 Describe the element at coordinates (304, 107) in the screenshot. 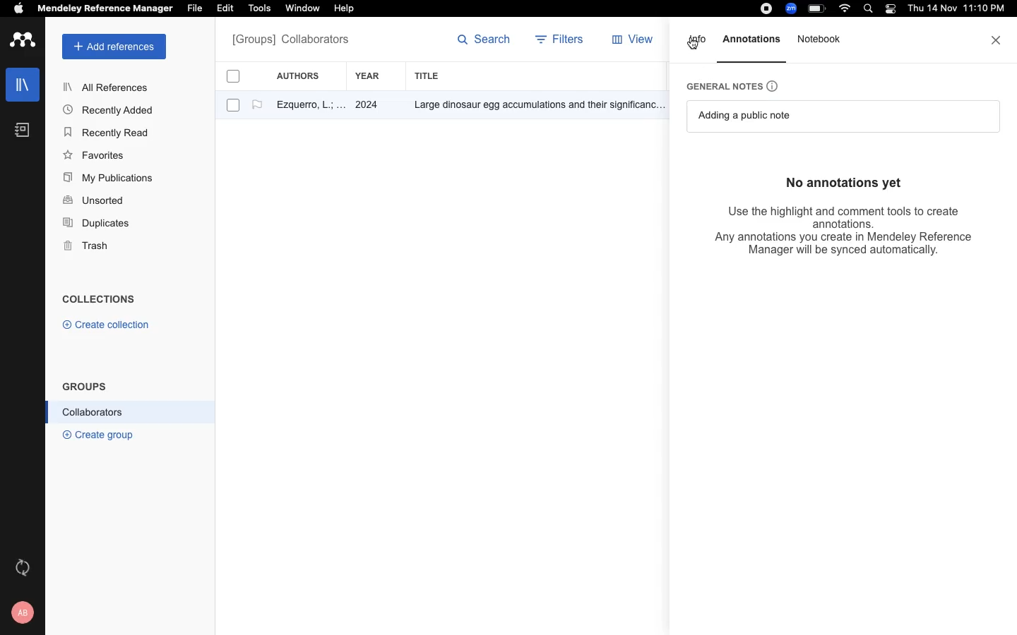

I see `author` at that location.